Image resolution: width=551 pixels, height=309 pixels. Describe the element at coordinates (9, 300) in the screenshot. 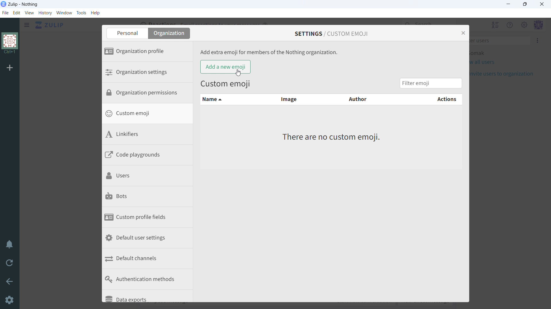

I see `settings` at that location.